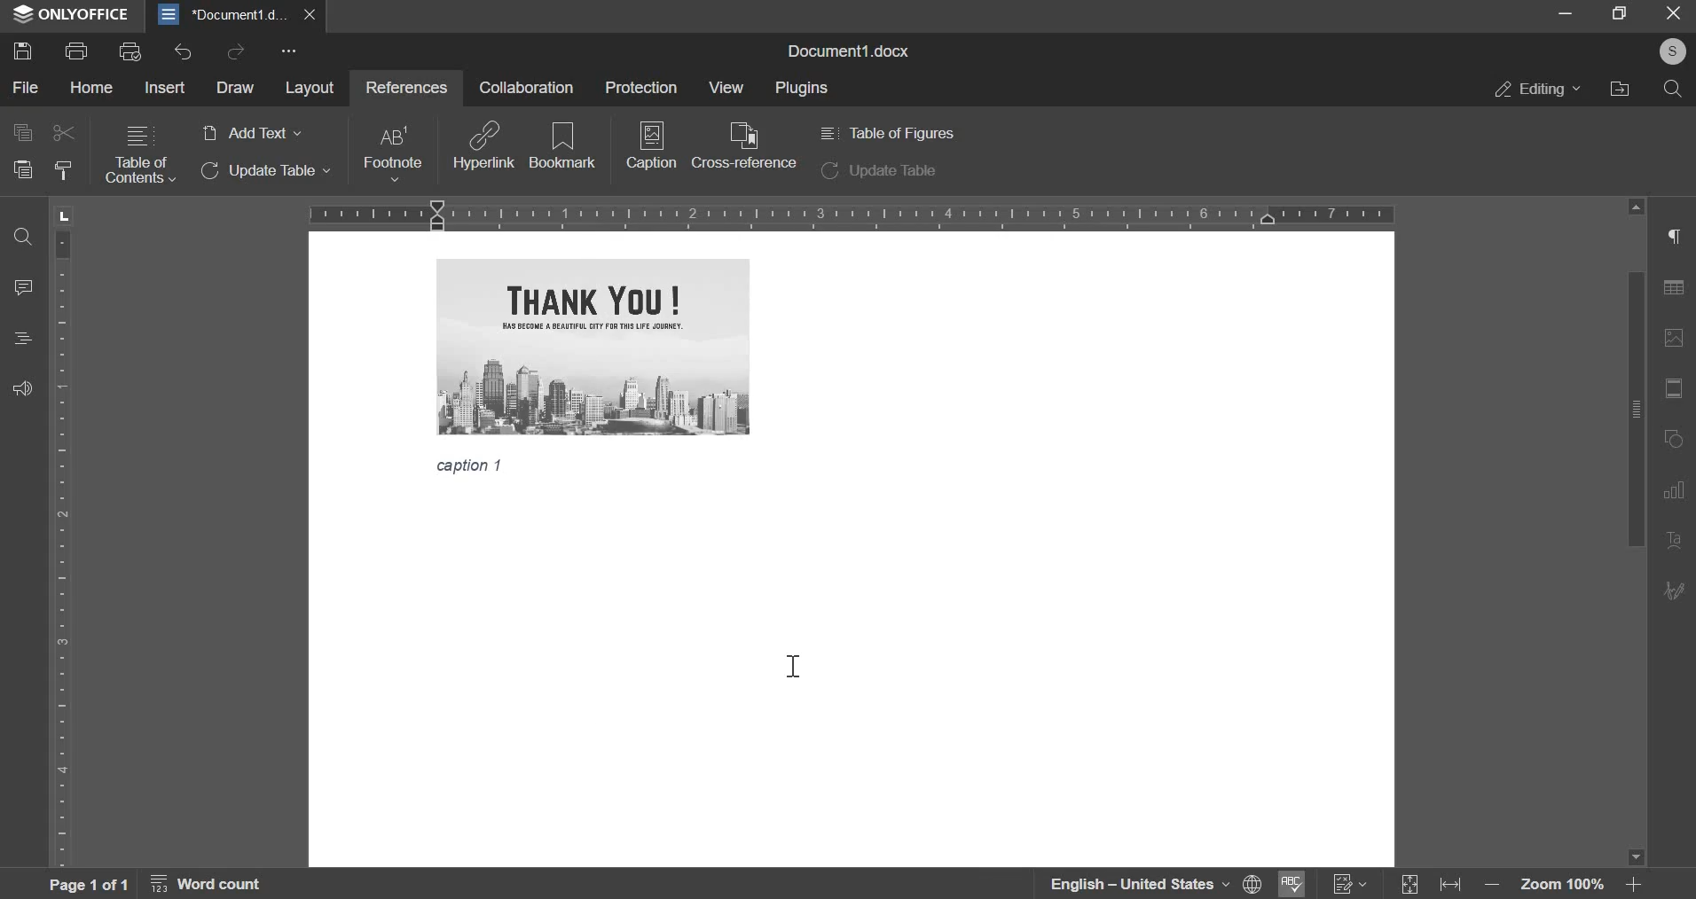  What do you see at coordinates (183, 52) in the screenshot?
I see `undo` at bounding box center [183, 52].